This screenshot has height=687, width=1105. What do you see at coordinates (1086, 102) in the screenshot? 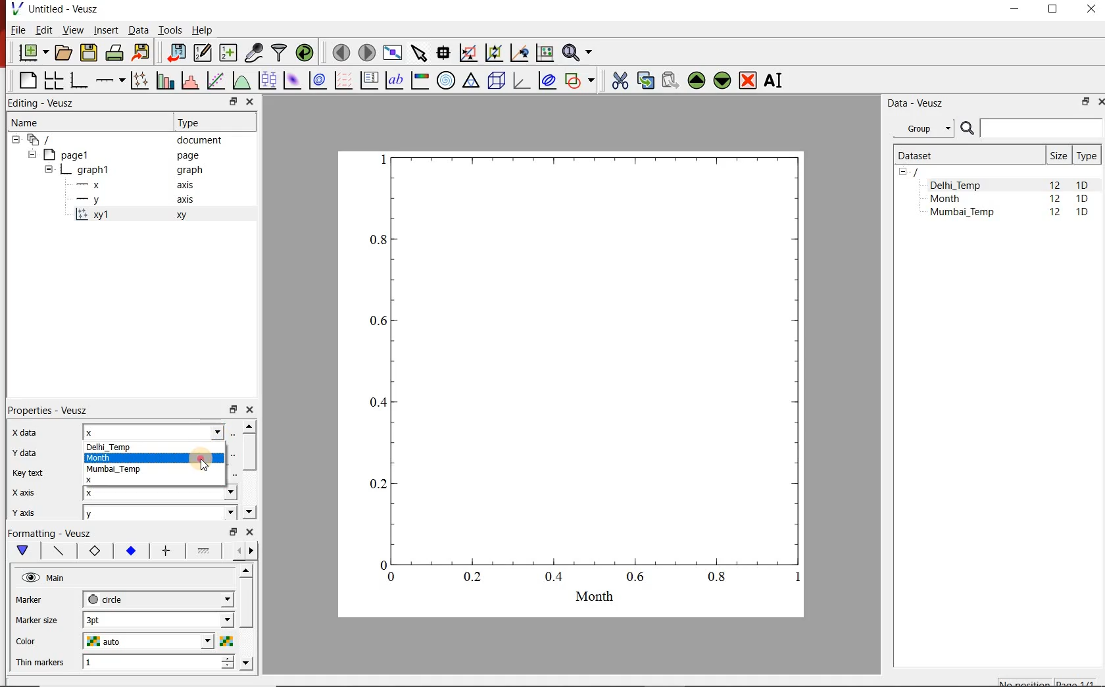
I see `RESTORE` at bounding box center [1086, 102].